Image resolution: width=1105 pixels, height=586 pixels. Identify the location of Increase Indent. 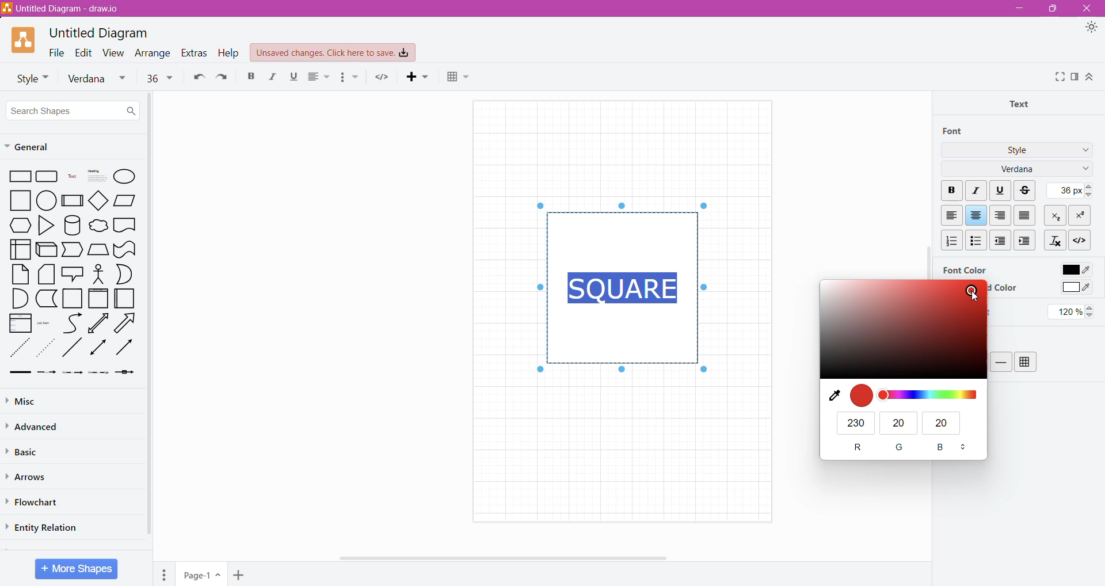
(1026, 240).